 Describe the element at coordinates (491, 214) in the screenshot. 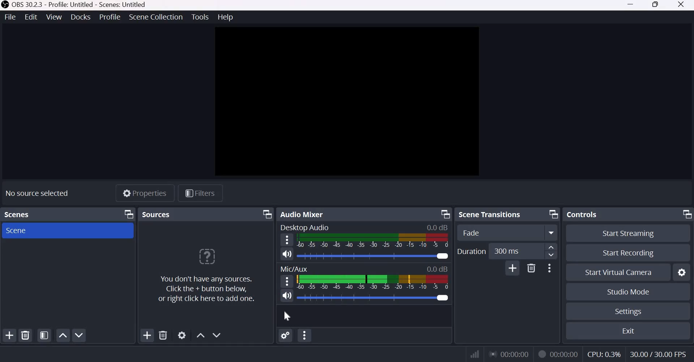

I see `Scene transitions` at that location.